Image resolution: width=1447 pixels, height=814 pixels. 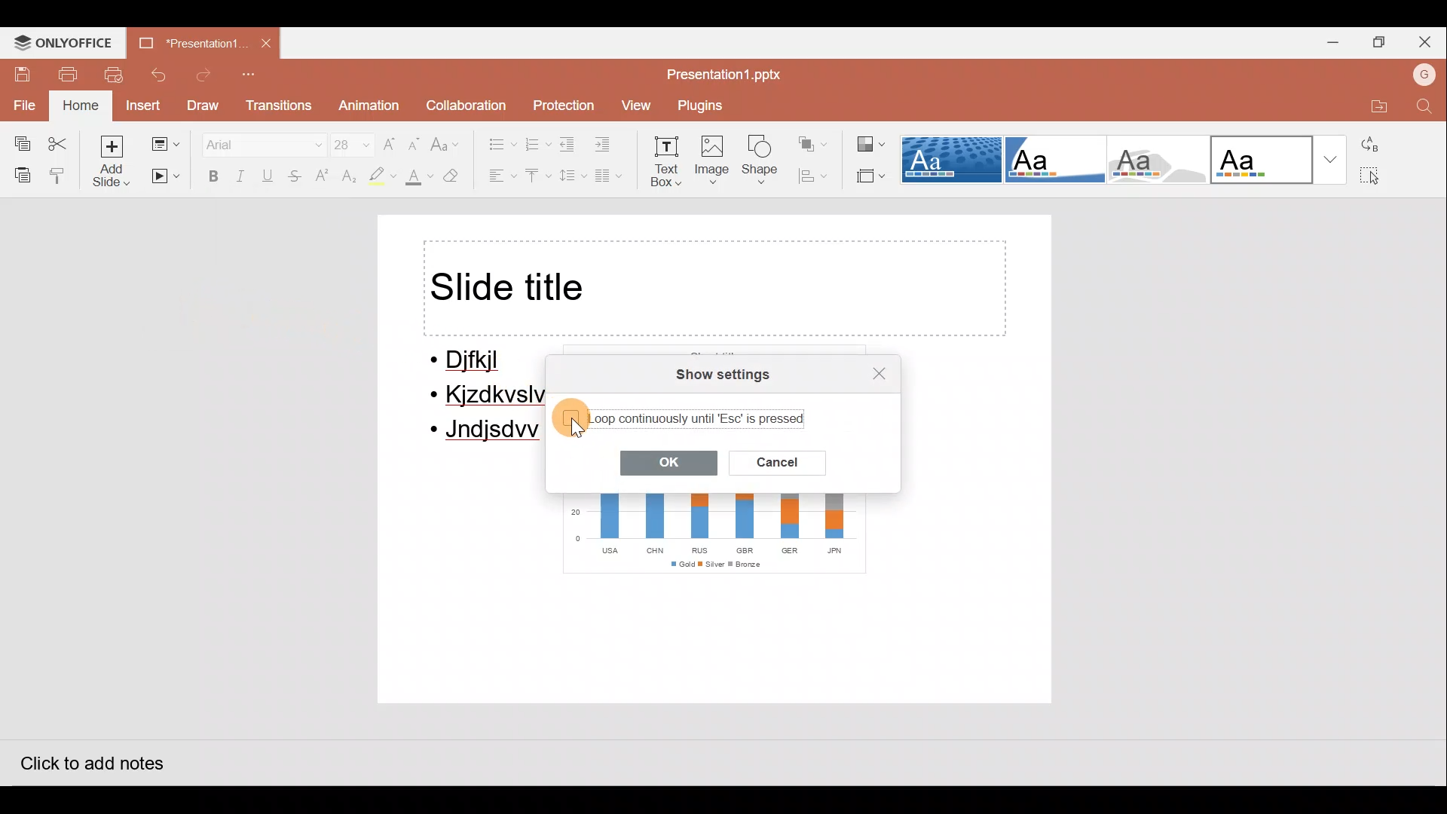 What do you see at coordinates (58, 73) in the screenshot?
I see `Print file` at bounding box center [58, 73].